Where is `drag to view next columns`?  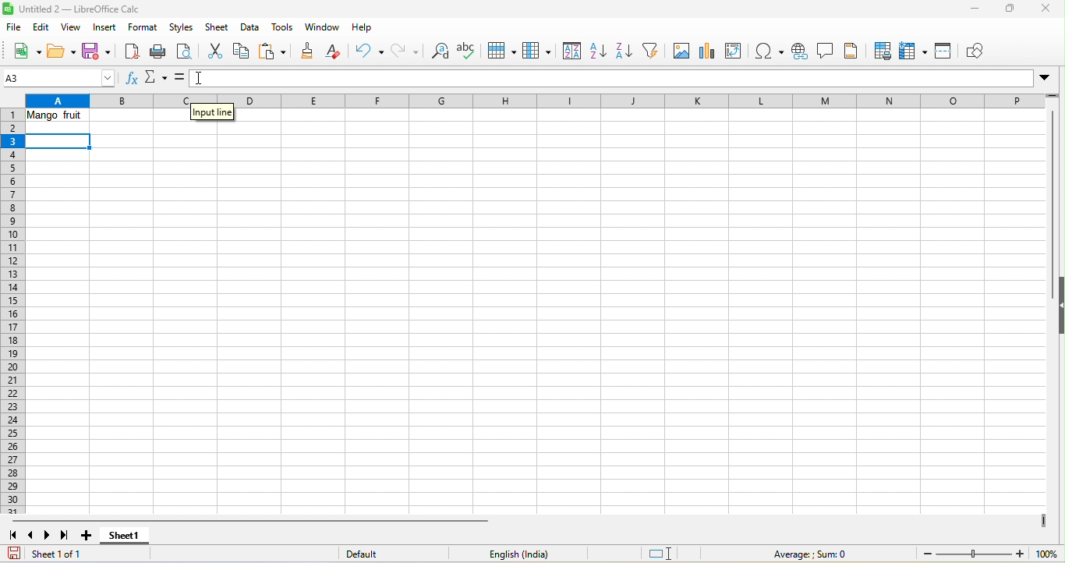
drag to view next columns is located at coordinates (1046, 521).